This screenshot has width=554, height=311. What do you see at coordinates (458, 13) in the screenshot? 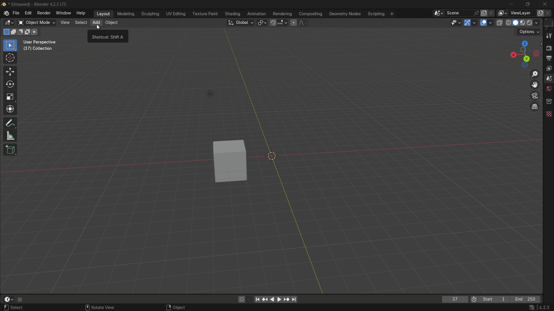
I see `scene name` at bounding box center [458, 13].